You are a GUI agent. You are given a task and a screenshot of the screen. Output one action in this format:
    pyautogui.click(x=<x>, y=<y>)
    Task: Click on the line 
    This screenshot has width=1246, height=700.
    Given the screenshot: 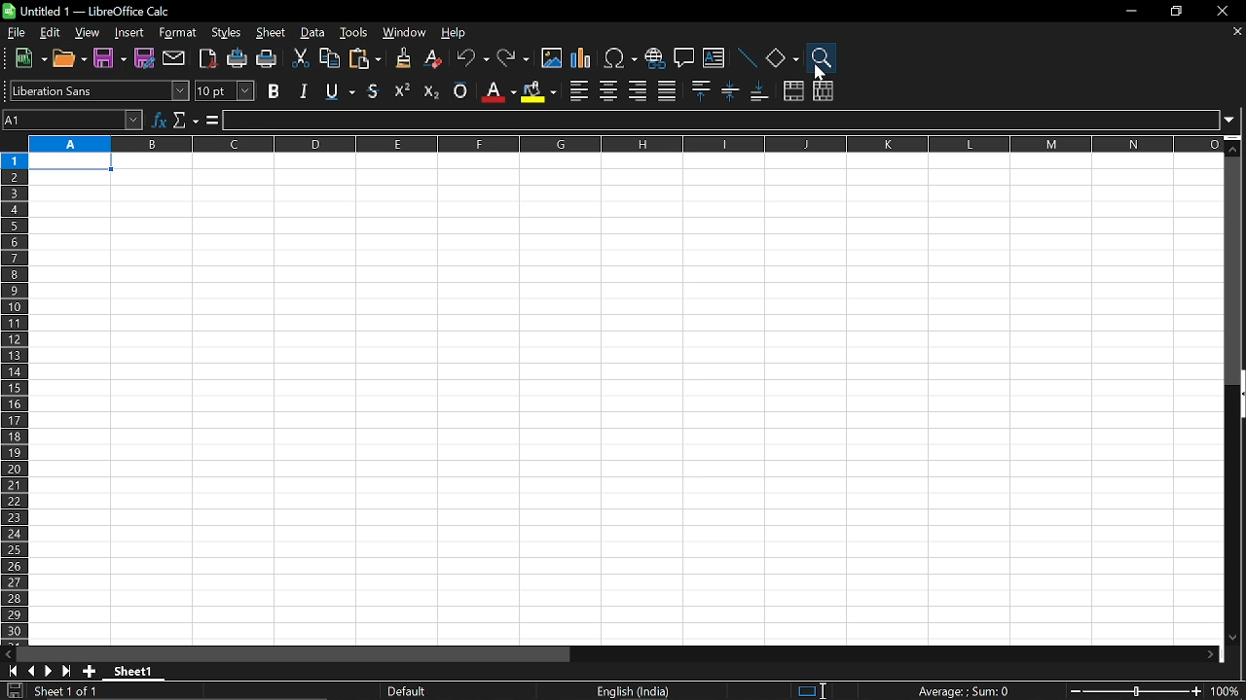 What is the action you would take?
    pyautogui.click(x=746, y=59)
    